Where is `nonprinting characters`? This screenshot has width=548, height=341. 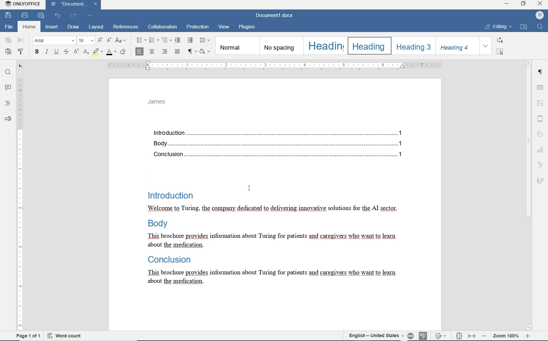
nonprinting characters is located at coordinates (191, 51).